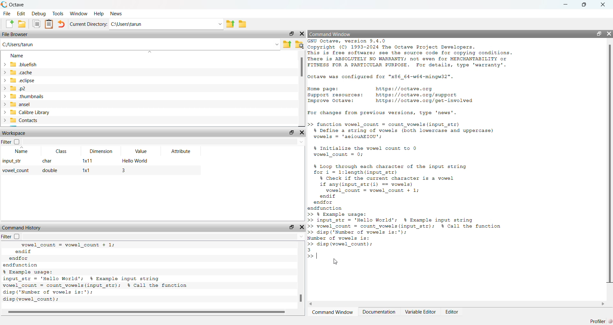 This screenshot has width=613, height=325. What do you see at coordinates (287, 45) in the screenshot?
I see `One directory up` at bounding box center [287, 45].